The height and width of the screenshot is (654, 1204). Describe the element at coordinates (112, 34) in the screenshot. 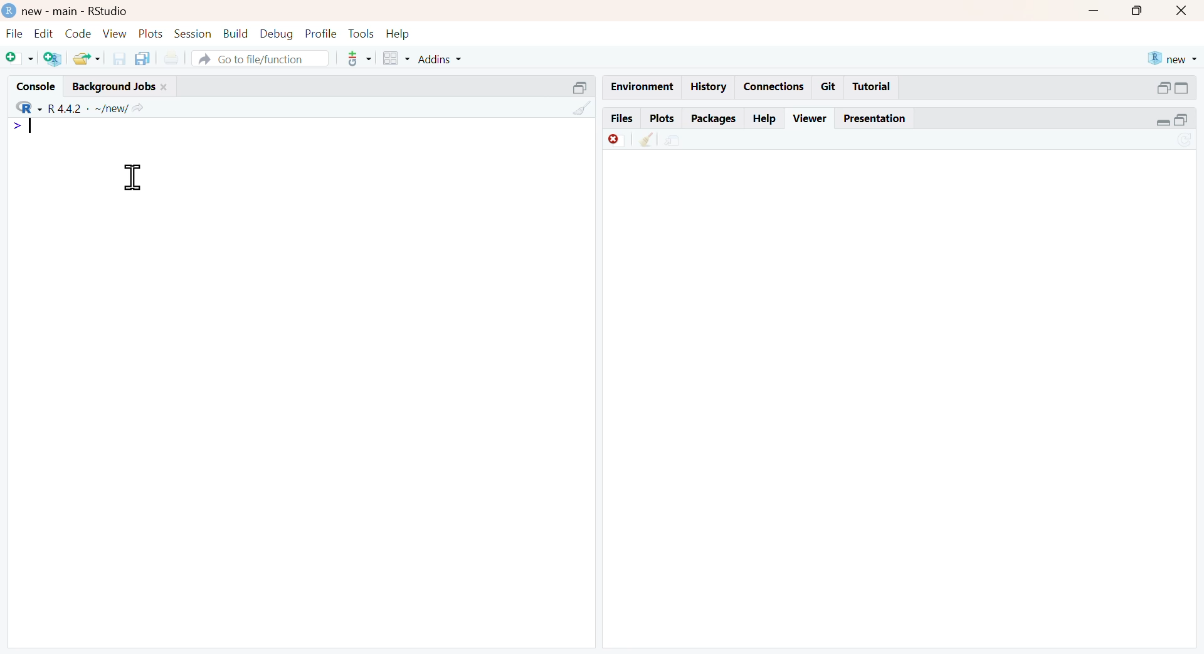

I see `View` at that location.